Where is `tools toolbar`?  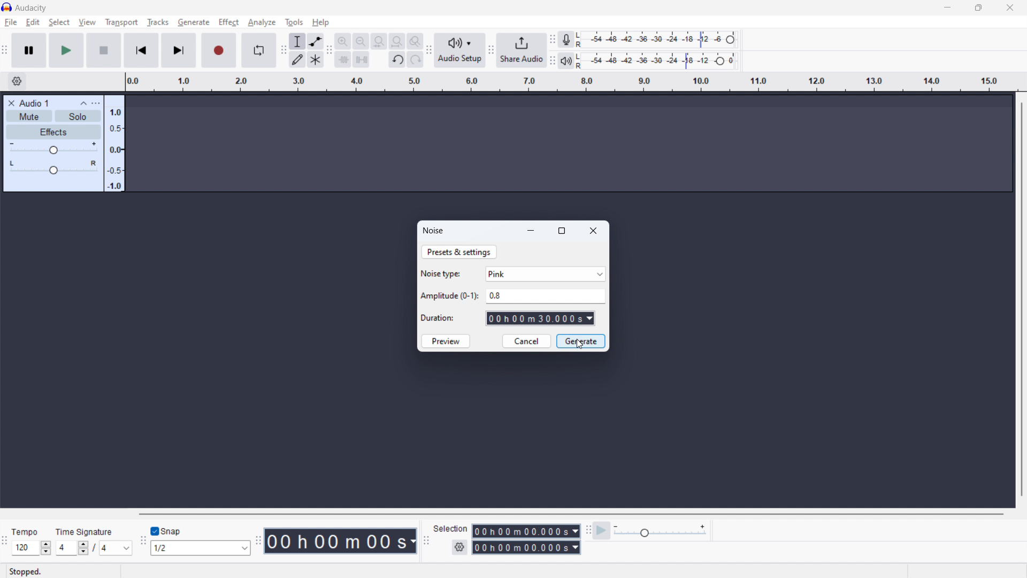 tools toolbar is located at coordinates (283, 50).